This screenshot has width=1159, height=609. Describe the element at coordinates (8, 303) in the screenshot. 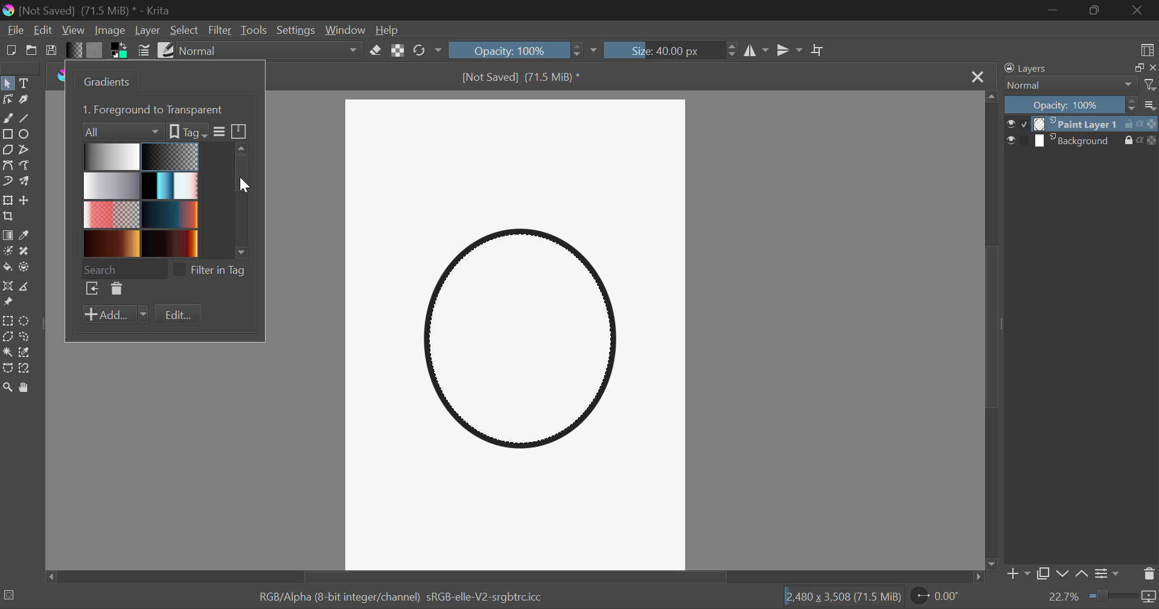

I see `Reference Images` at that location.